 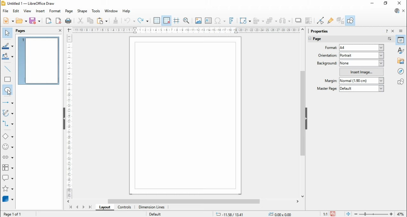 I want to click on page, so click(x=69, y=11).